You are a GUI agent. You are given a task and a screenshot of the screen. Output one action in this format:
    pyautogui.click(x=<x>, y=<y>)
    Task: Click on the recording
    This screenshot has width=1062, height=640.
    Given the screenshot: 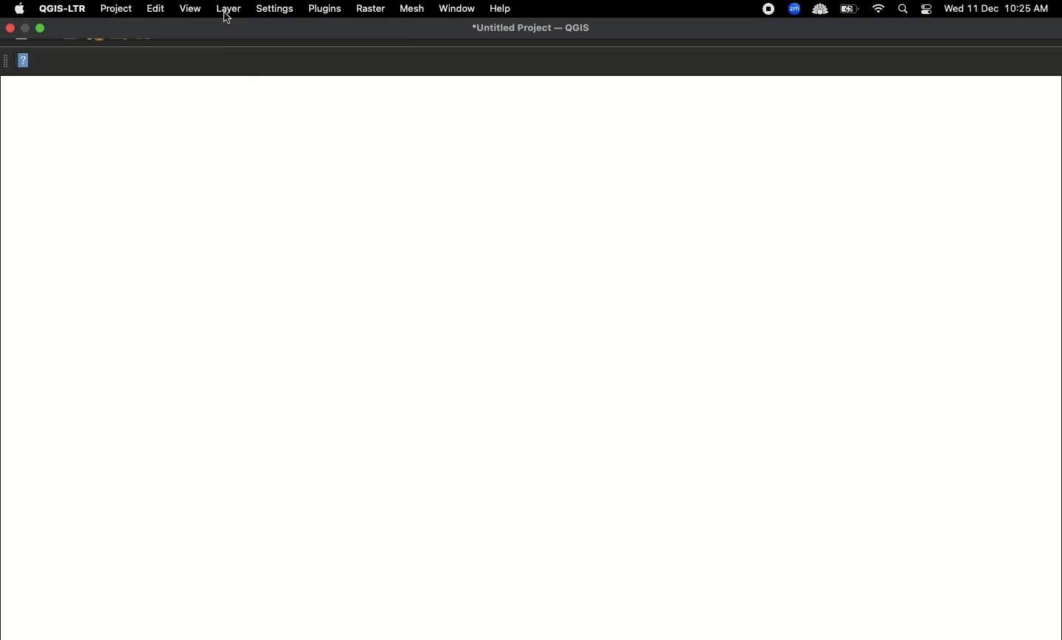 What is the action you would take?
    pyautogui.click(x=765, y=9)
    